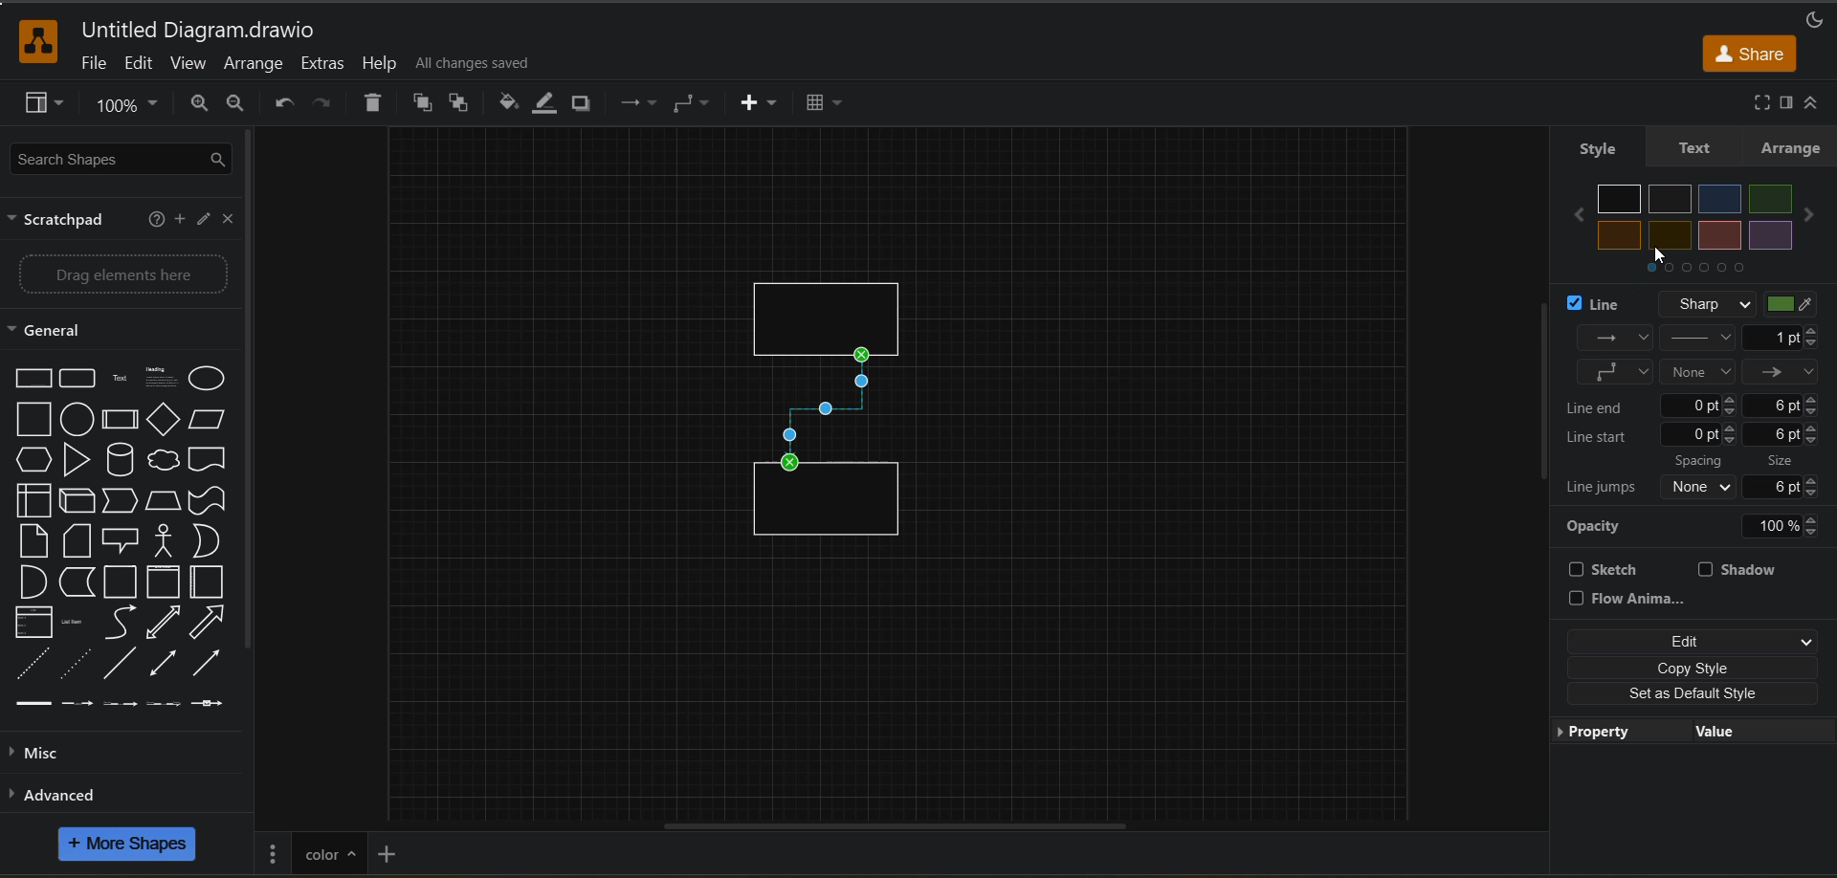 This screenshot has width=1837, height=878. What do you see at coordinates (1612, 569) in the screenshot?
I see `sketch` at bounding box center [1612, 569].